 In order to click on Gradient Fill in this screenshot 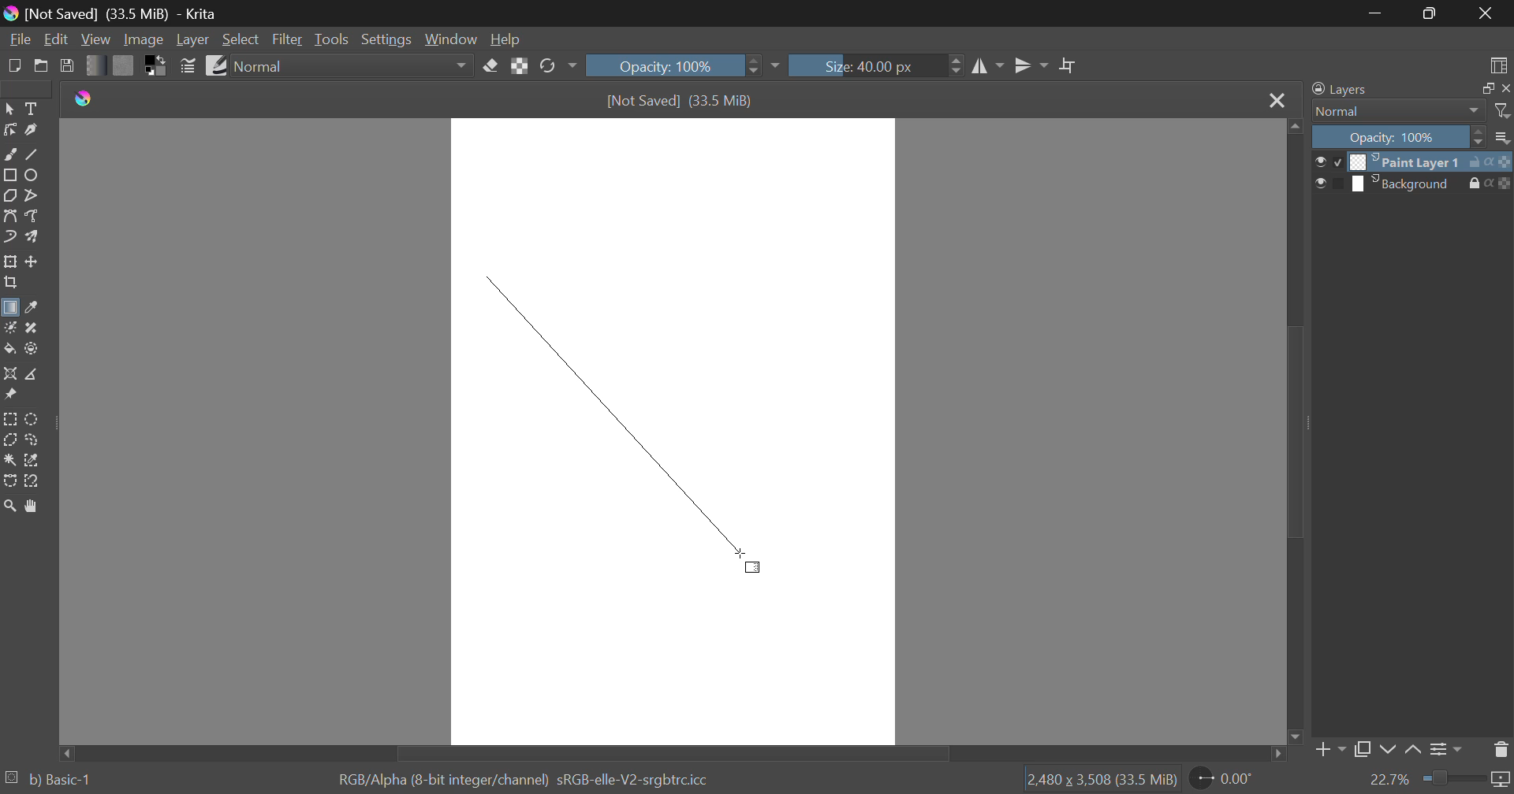, I will do `click(9, 310)`.